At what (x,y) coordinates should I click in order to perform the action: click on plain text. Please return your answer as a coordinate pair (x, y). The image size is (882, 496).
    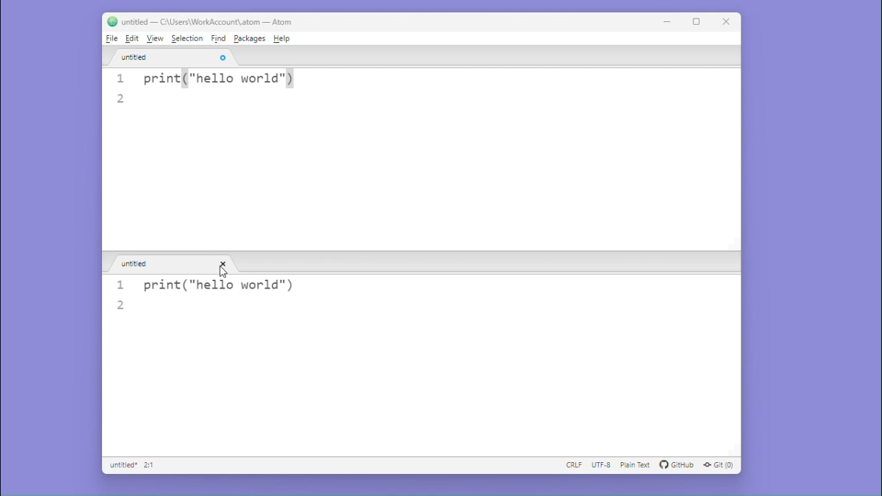
    Looking at the image, I should click on (638, 466).